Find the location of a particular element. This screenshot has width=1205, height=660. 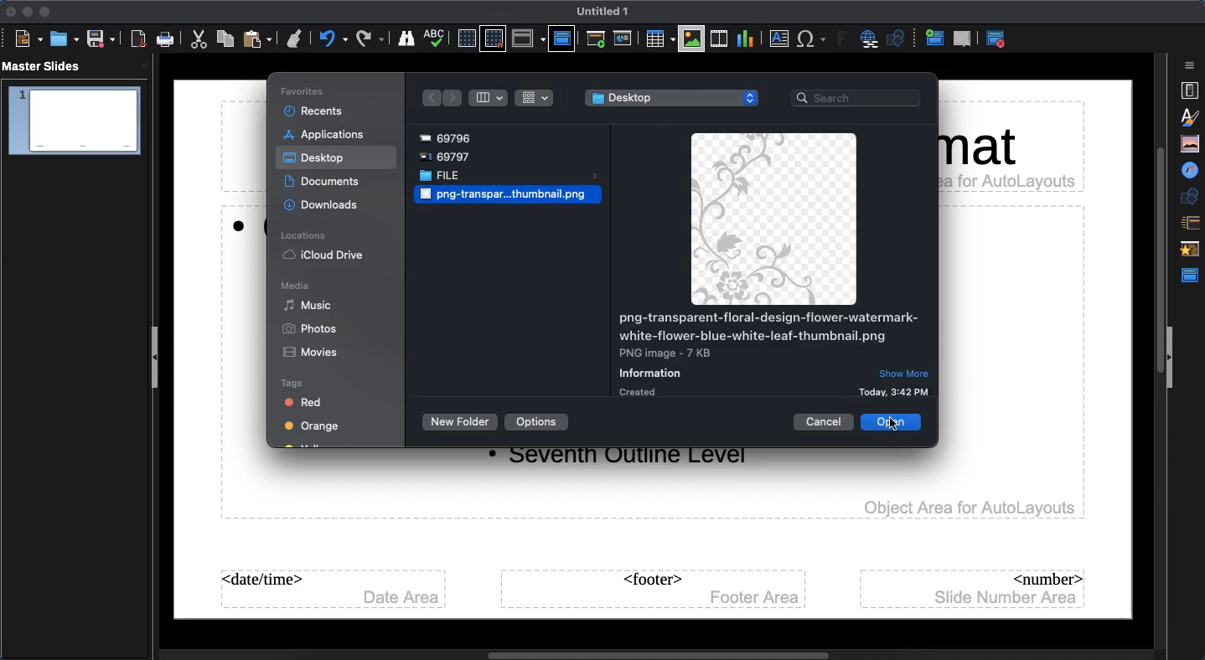

Collapse is located at coordinates (158, 359).